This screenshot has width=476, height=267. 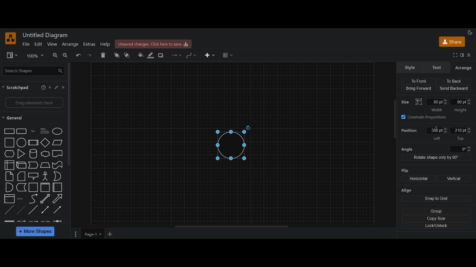 What do you see at coordinates (46, 35) in the screenshot?
I see `title` at bounding box center [46, 35].